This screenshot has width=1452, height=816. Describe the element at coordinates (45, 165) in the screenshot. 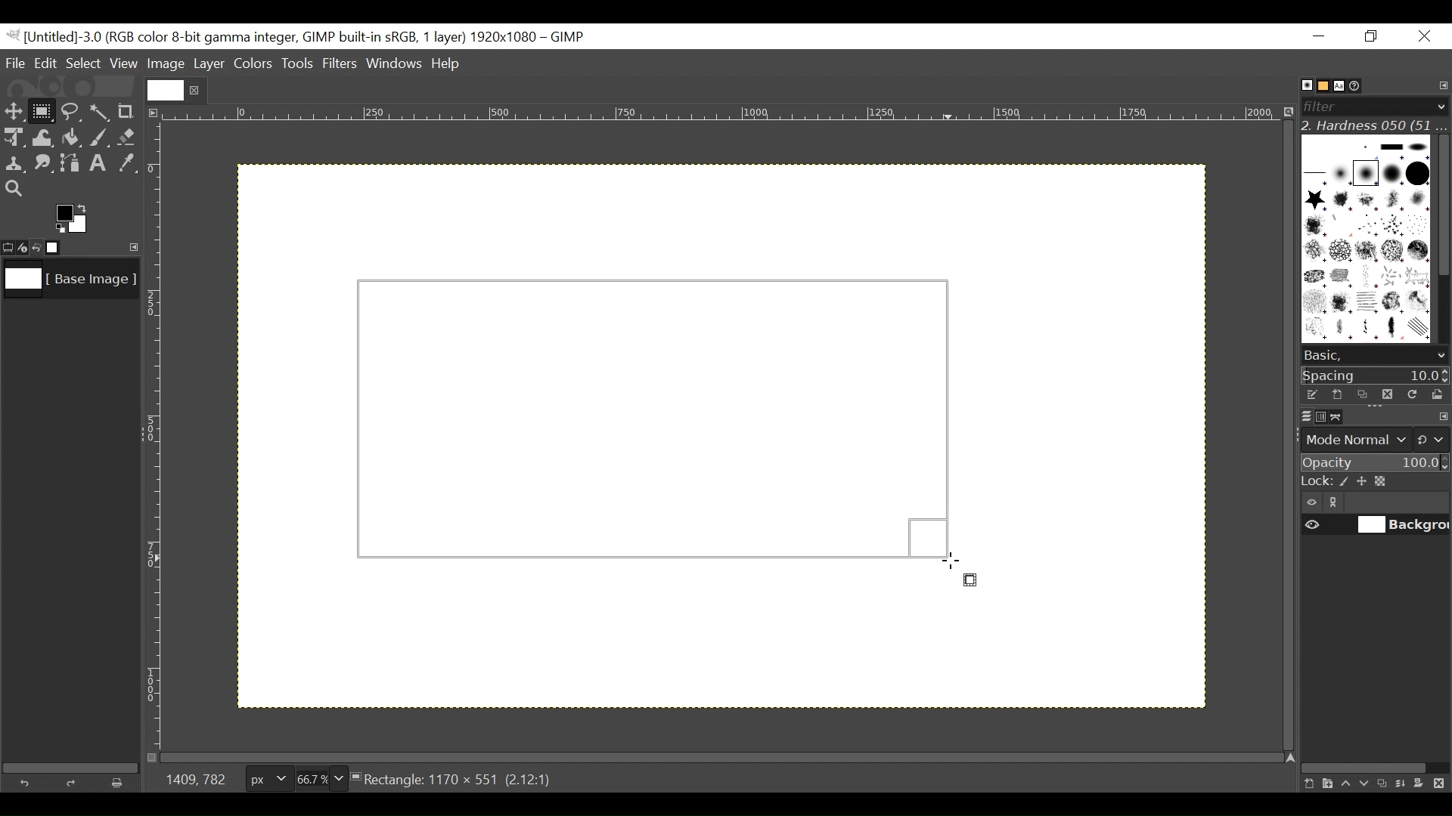

I see `Smudge tool` at that location.